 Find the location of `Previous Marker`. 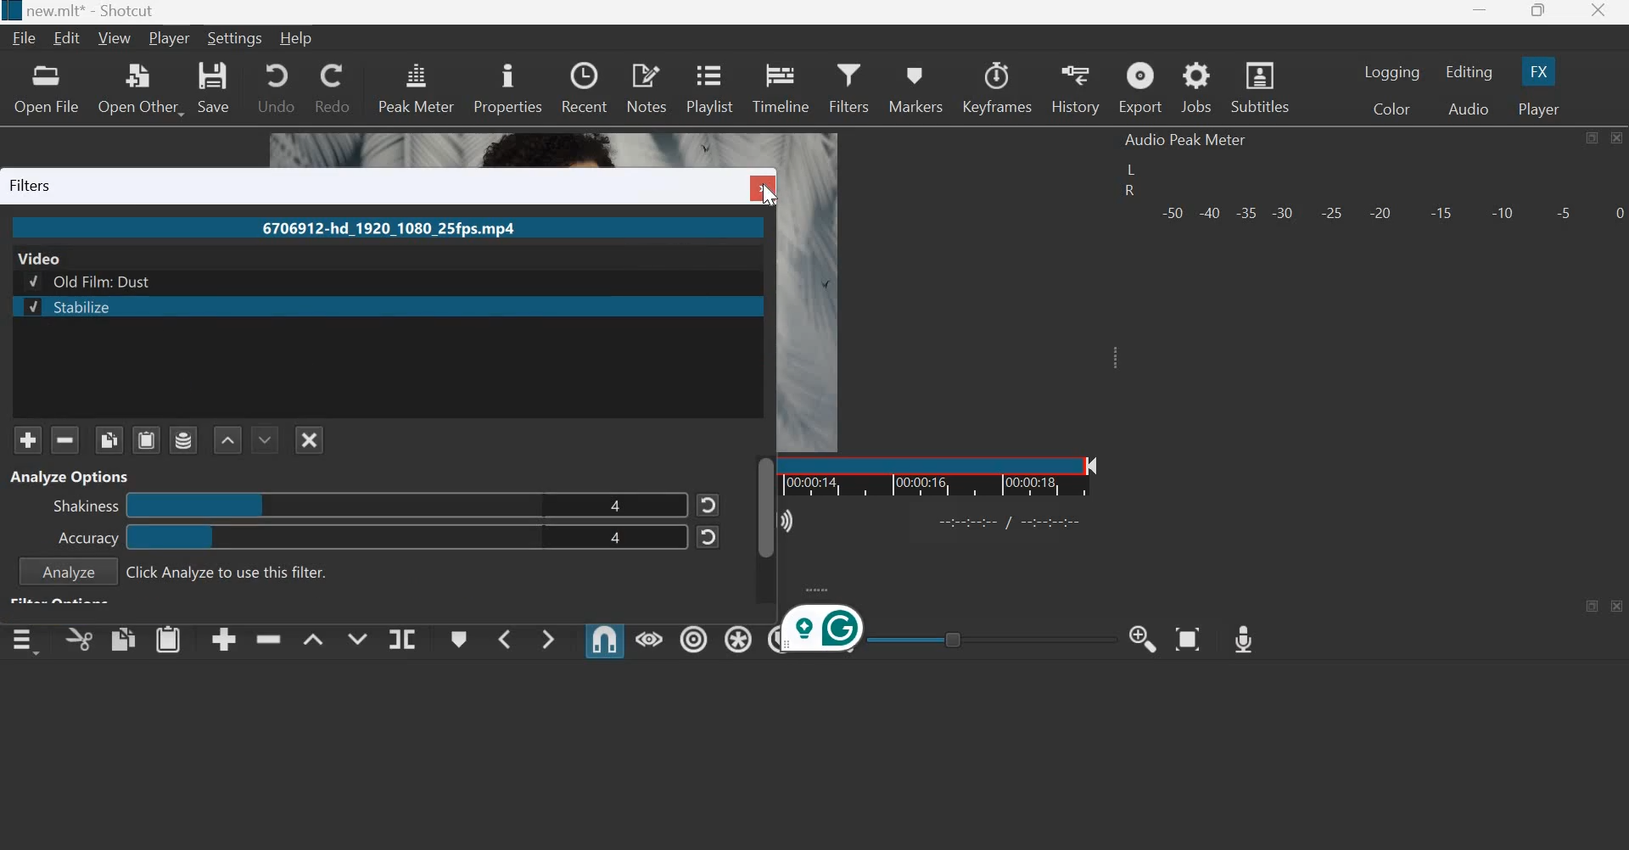

Previous Marker is located at coordinates (501, 638).